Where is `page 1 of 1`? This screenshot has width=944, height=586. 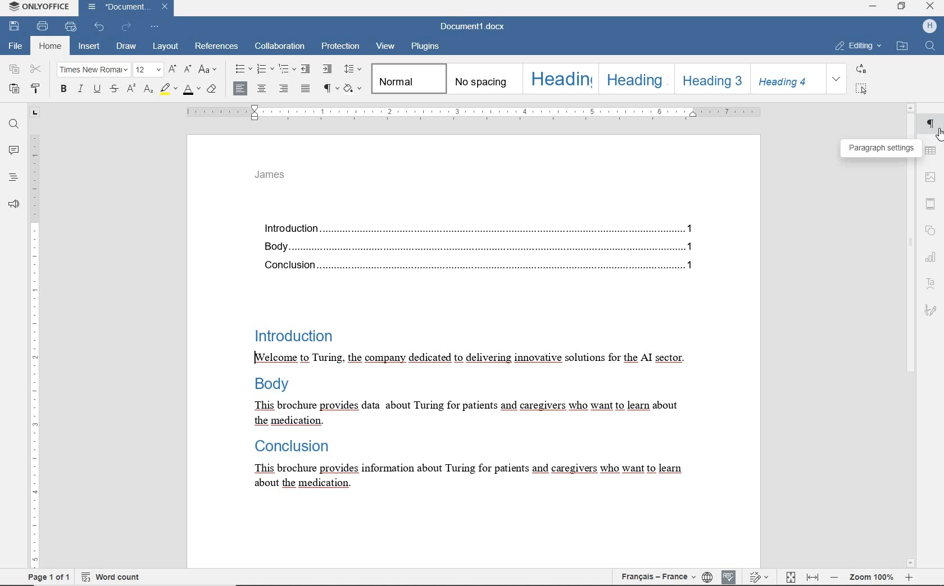
page 1 of 1 is located at coordinates (48, 579).